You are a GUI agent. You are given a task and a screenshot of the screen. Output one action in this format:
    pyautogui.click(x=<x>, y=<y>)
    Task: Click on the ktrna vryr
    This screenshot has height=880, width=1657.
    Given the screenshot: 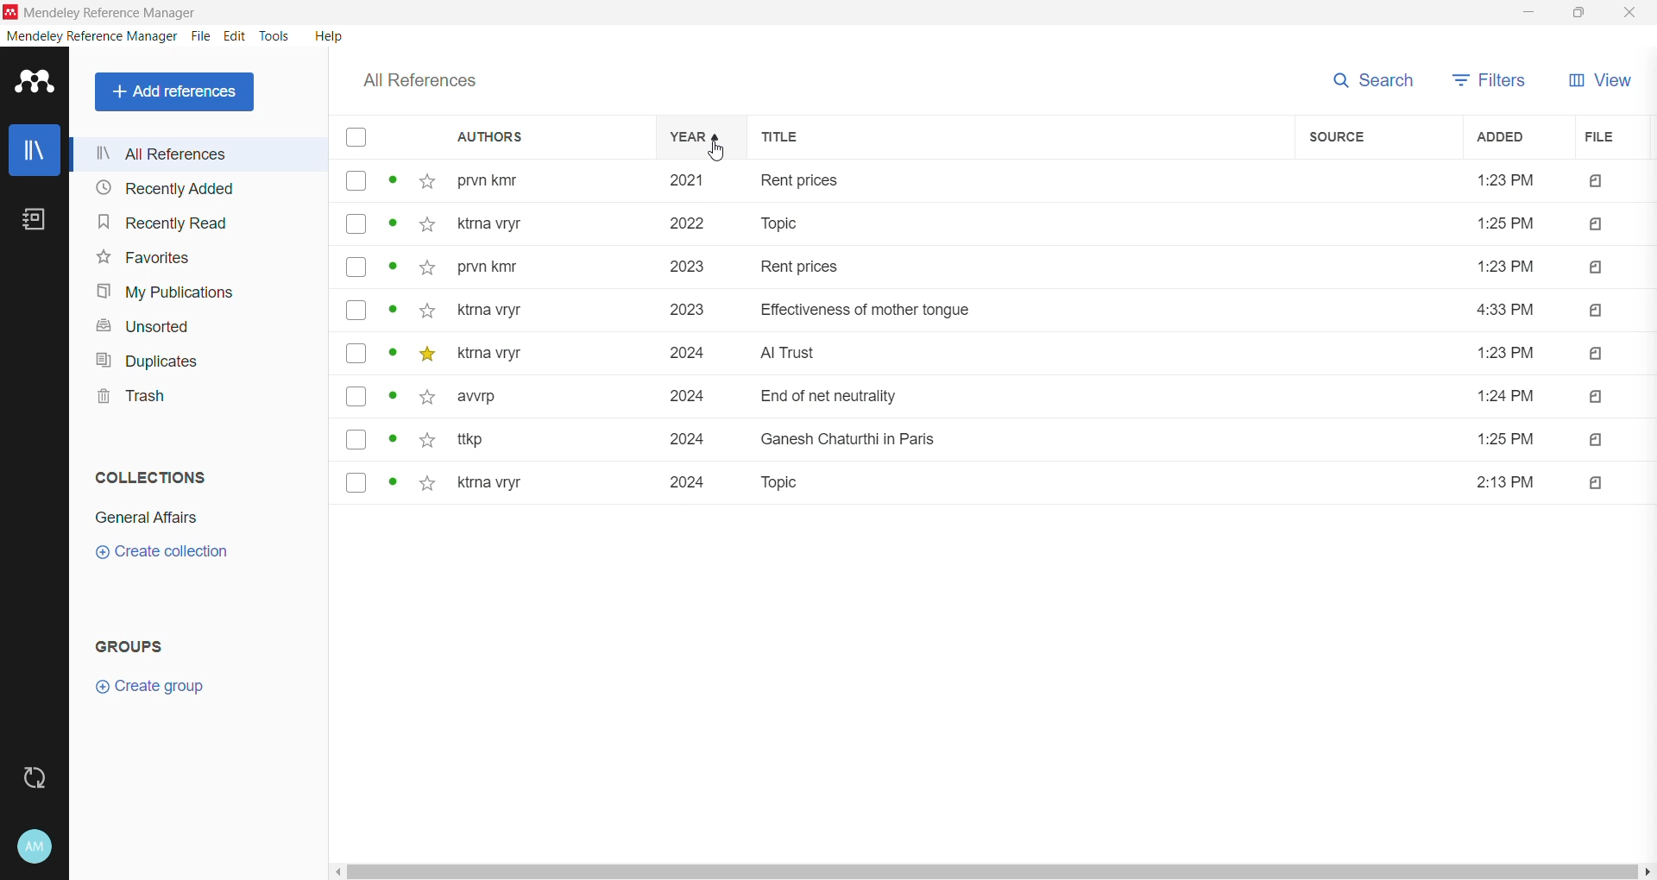 What is the action you would take?
    pyautogui.click(x=495, y=311)
    